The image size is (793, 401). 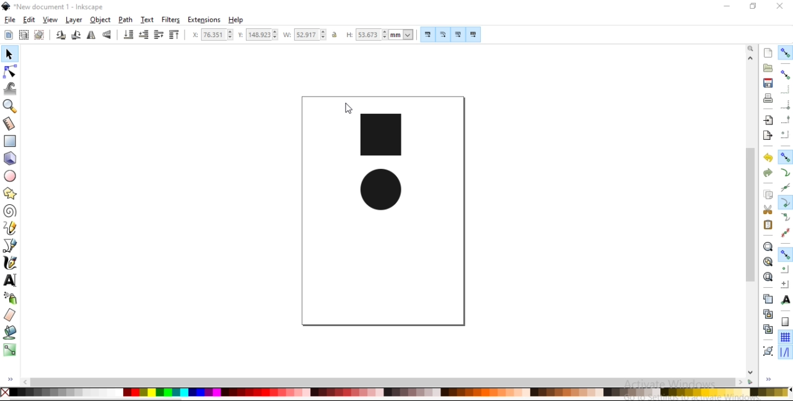 I want to click on edit, so click(x=29, y=20).